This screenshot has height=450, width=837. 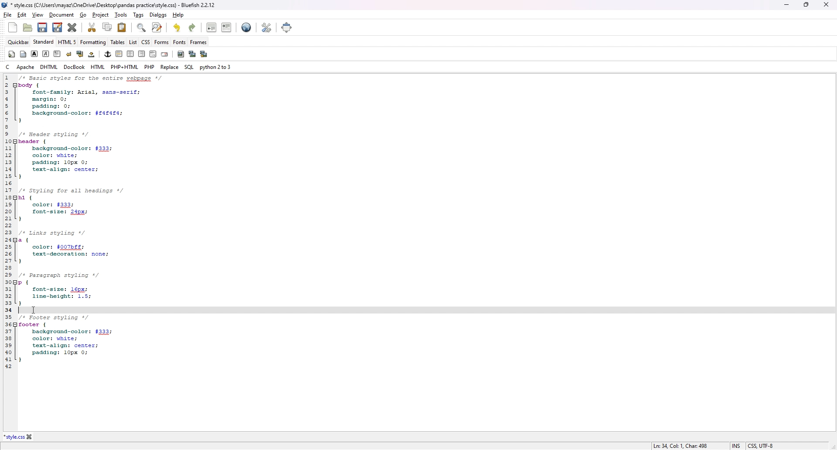 I want to click on indent, so click(x=227, y=27).